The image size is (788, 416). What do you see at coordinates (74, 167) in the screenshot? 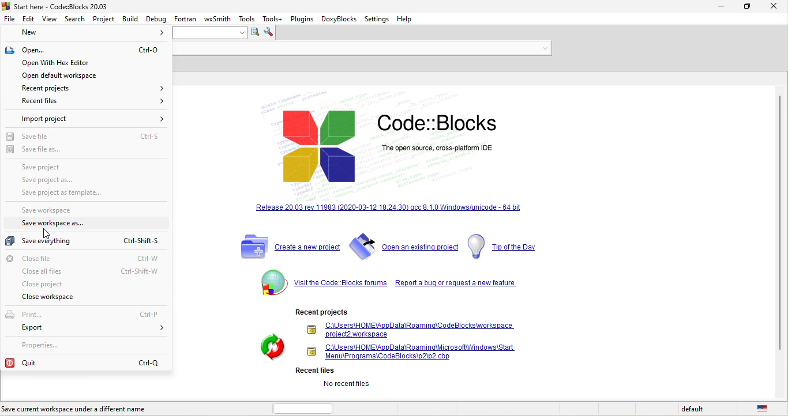
I see `save project` at bounding box center [74, 167].